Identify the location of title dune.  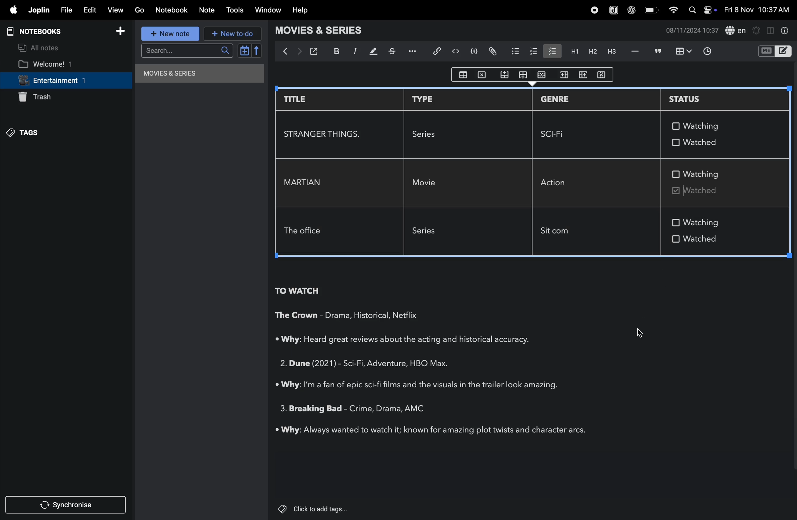
(306, 363).